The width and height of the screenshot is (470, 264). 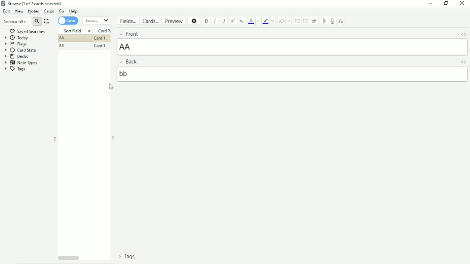 What do you see at coordinates (233, 21) in the screenshot?
I see `Superscript` at bounding box center [233, 21].